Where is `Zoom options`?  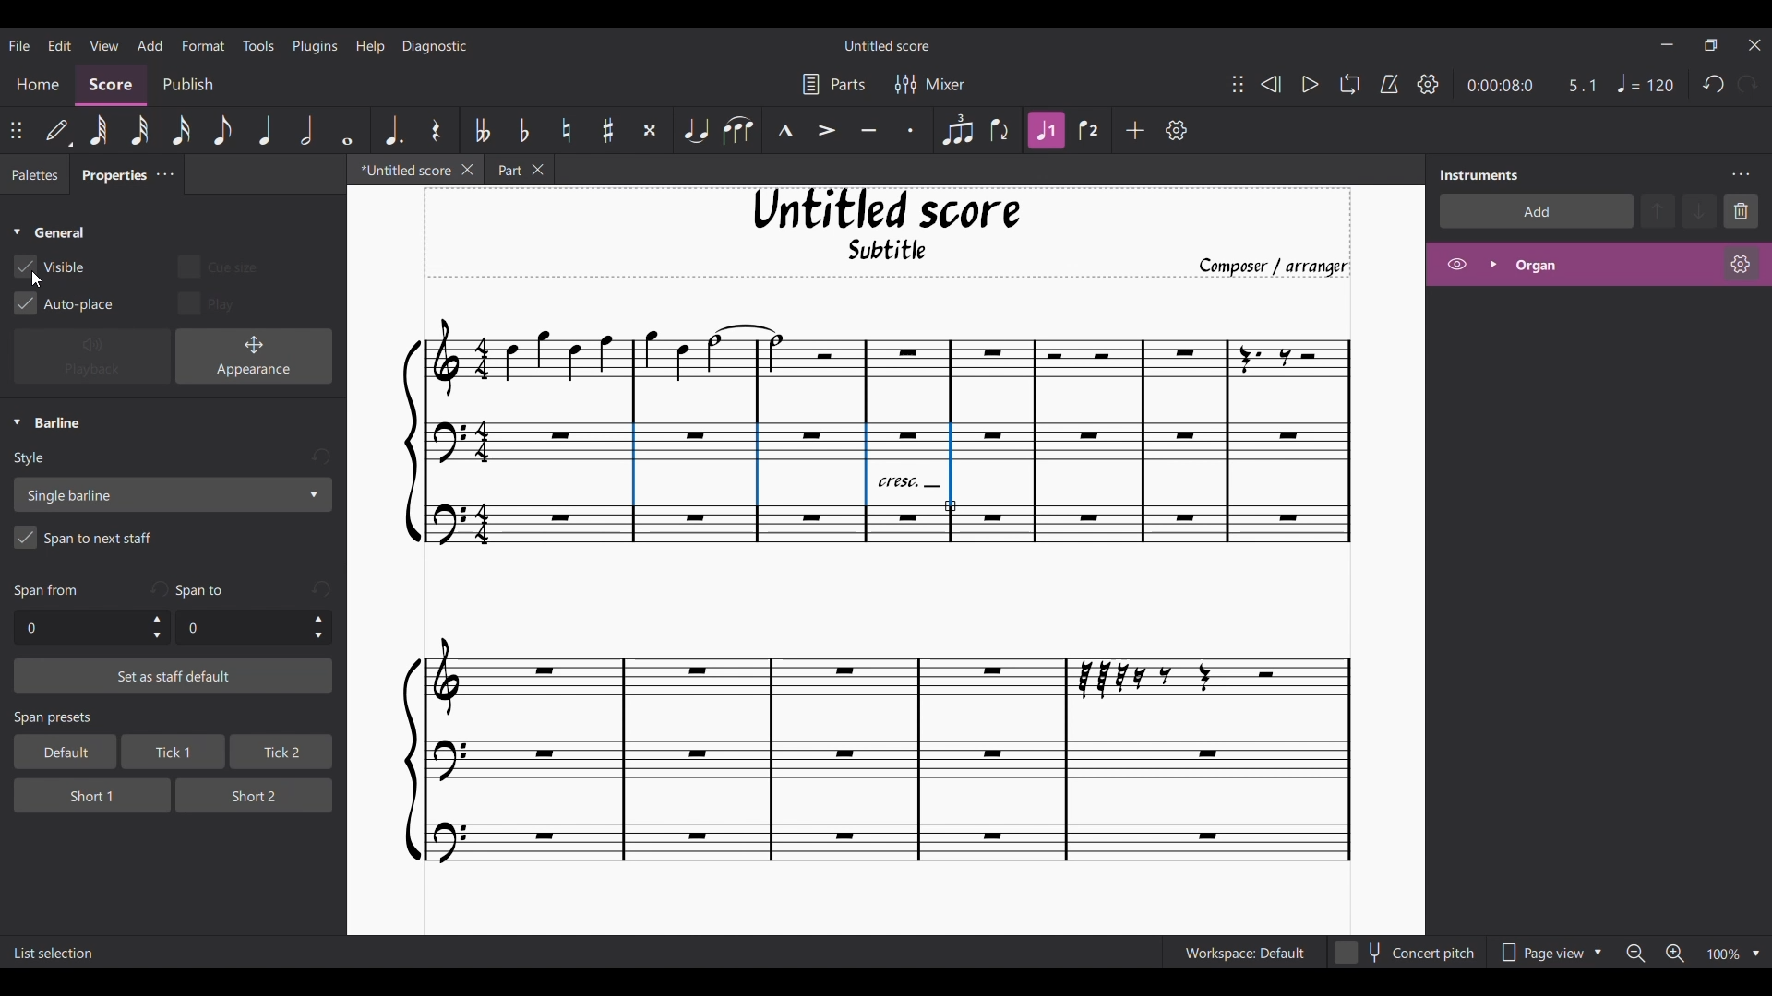 Zoom options is located at coordinates (1756, 954).